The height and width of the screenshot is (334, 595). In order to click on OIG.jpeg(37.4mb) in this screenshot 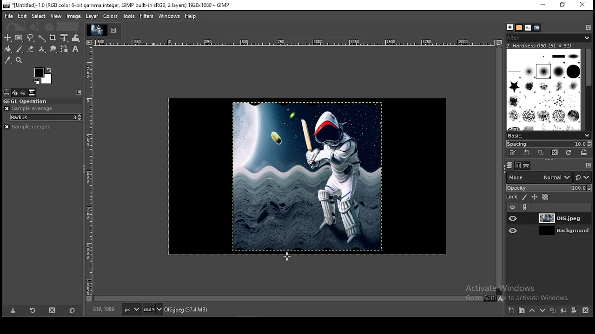, I will do `click(185, 311)`.